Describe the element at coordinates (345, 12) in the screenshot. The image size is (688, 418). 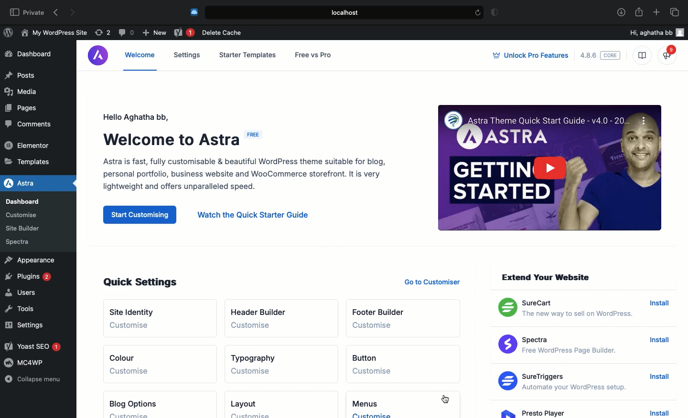
I see `Local.host` at that location.